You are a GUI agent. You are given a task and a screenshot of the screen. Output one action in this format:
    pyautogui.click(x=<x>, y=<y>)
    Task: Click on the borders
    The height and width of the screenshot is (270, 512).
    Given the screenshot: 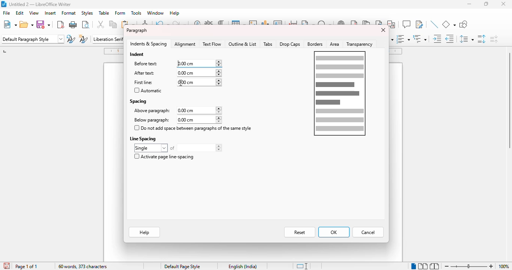 What is the action you would take?
    pyautogui.click(x=315, y=44)
    